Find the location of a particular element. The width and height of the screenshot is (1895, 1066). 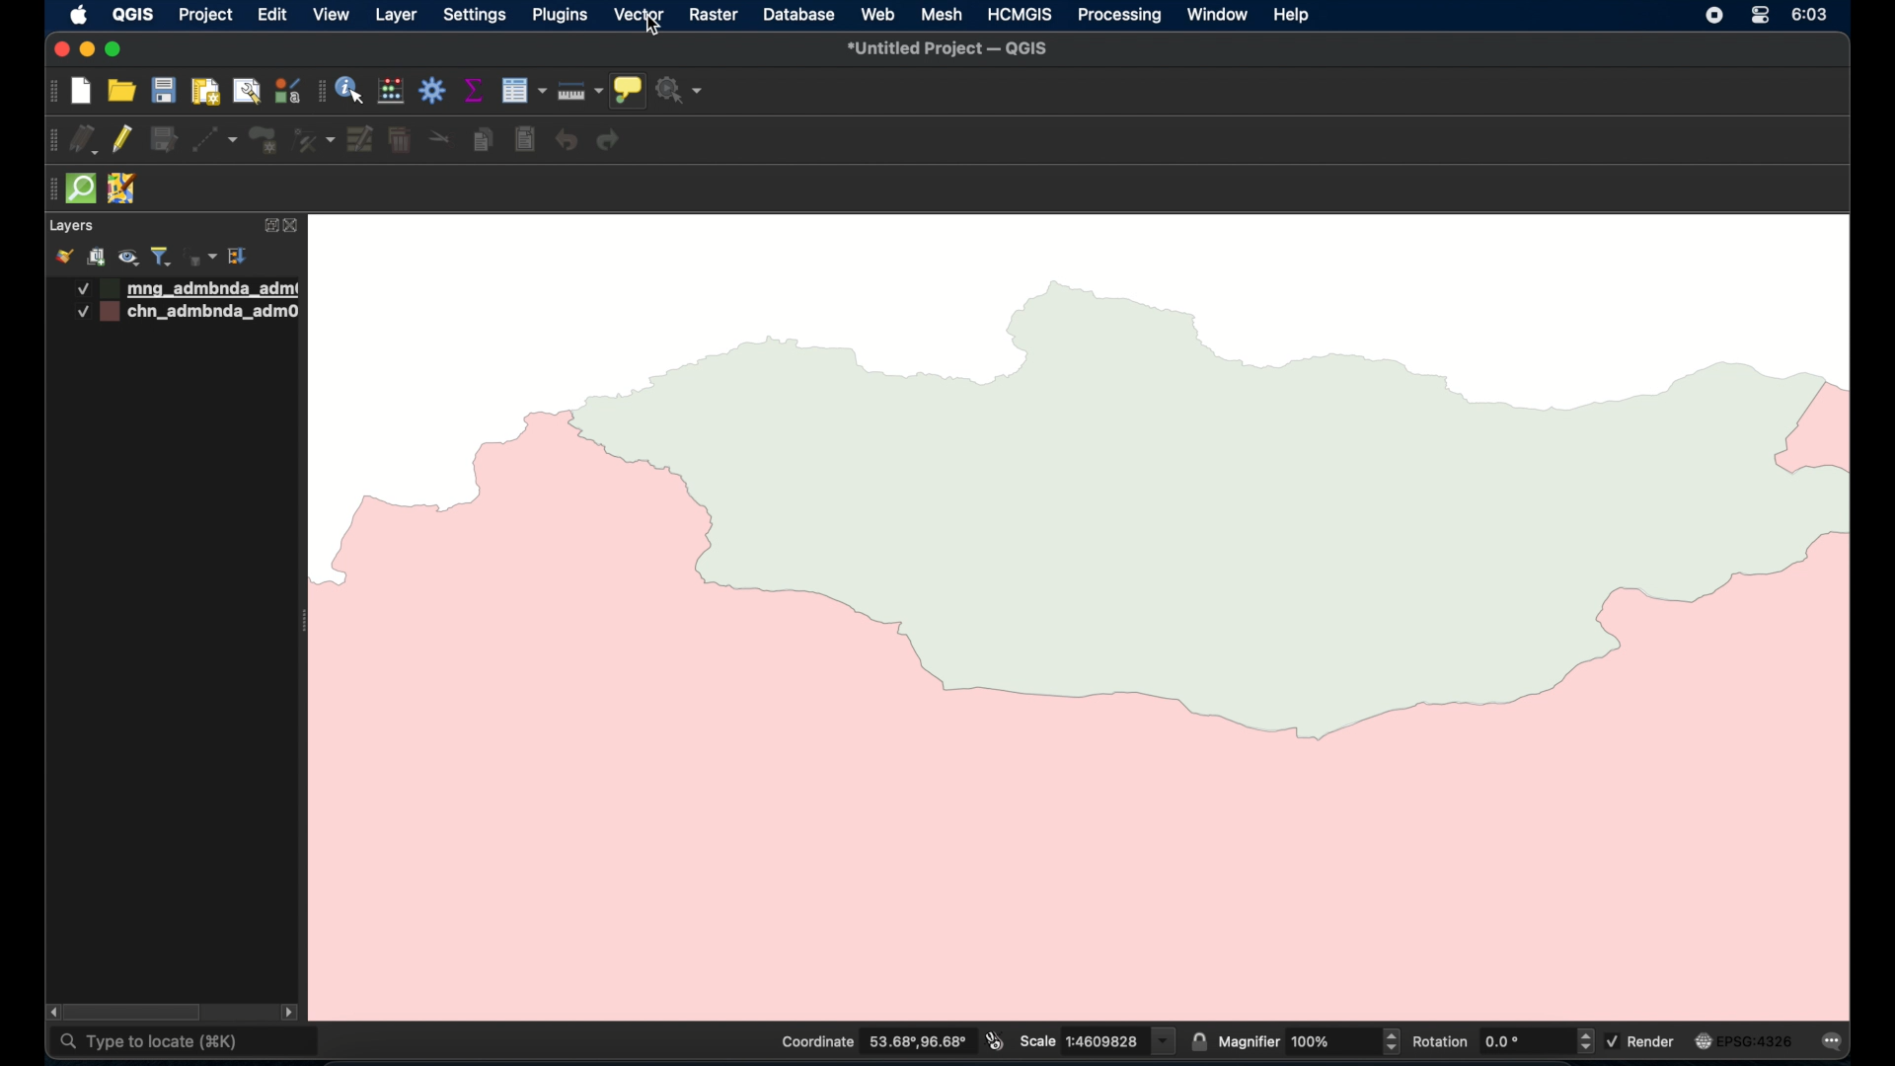

open project is located at coordinates (119, 90).